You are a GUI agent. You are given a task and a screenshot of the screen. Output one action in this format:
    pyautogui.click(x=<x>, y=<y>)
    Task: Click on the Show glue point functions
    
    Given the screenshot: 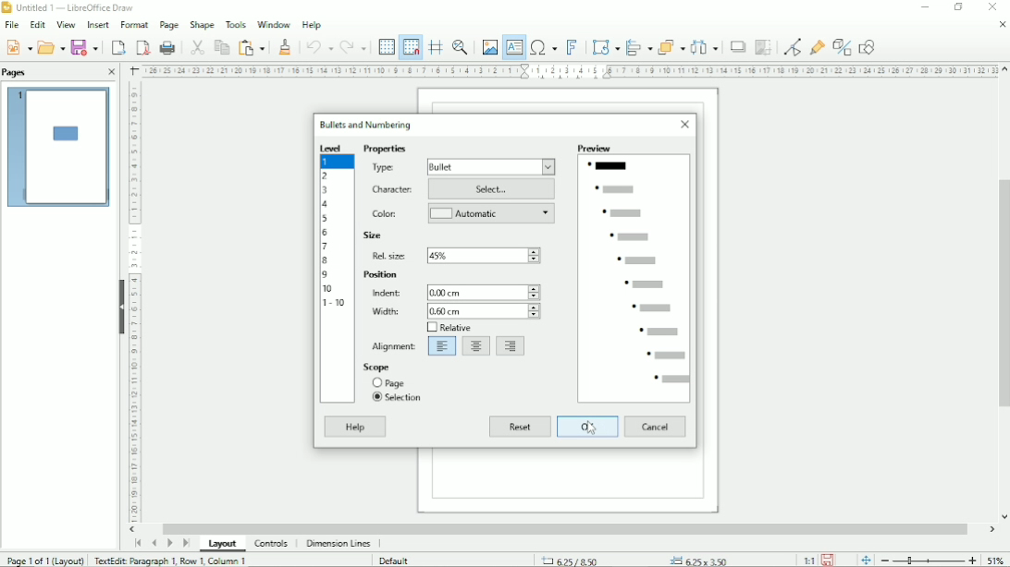 What is the action you would take?
    pyautogui.click(x=819, y=44)
    